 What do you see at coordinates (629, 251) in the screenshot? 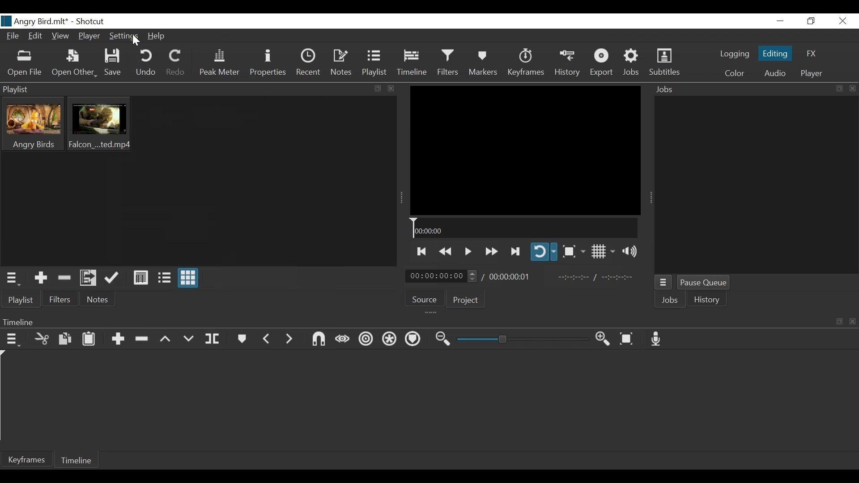
I see `Show volume control` at bounding box center [629, 251].